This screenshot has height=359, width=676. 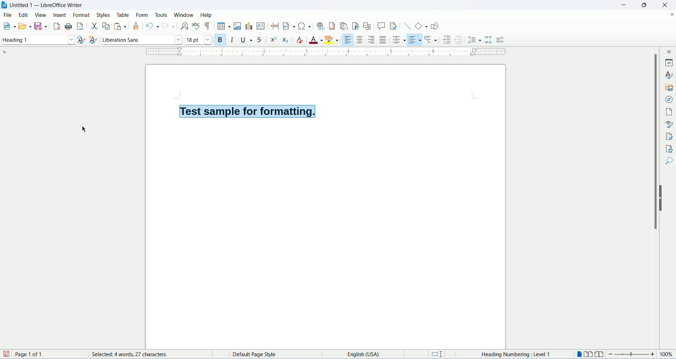 I want to click on format, so click(x=83, y=15).